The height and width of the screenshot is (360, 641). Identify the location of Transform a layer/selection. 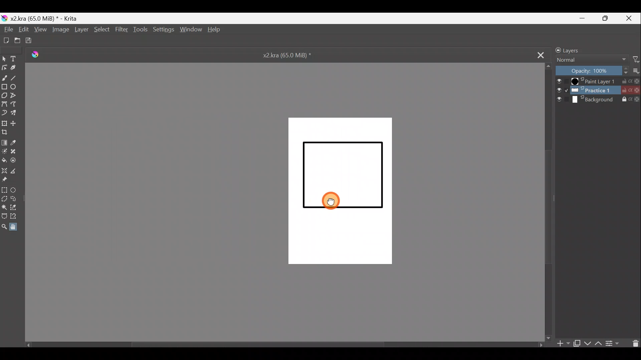
(4, 123).